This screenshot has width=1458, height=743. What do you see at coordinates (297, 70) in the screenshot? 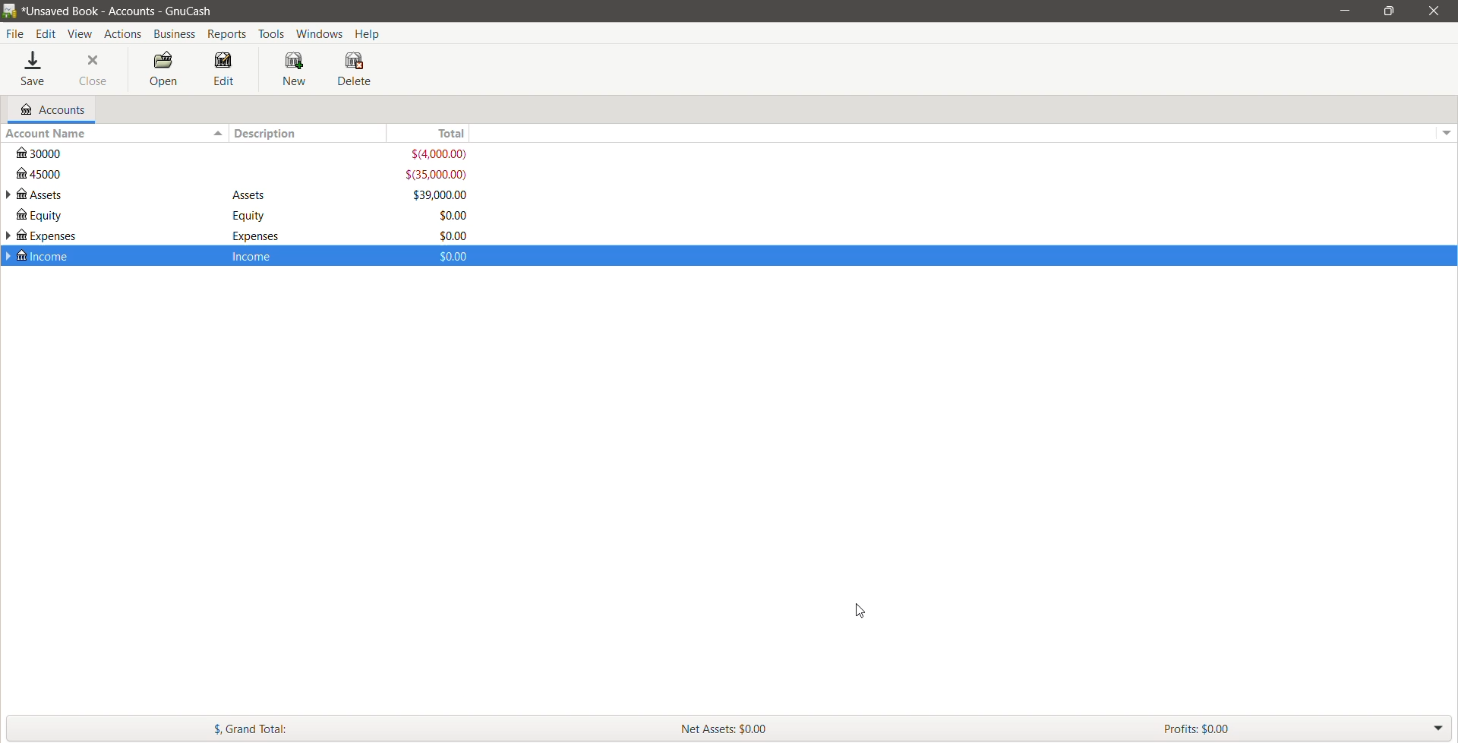
I see `New` at bounding box center [297, 70].